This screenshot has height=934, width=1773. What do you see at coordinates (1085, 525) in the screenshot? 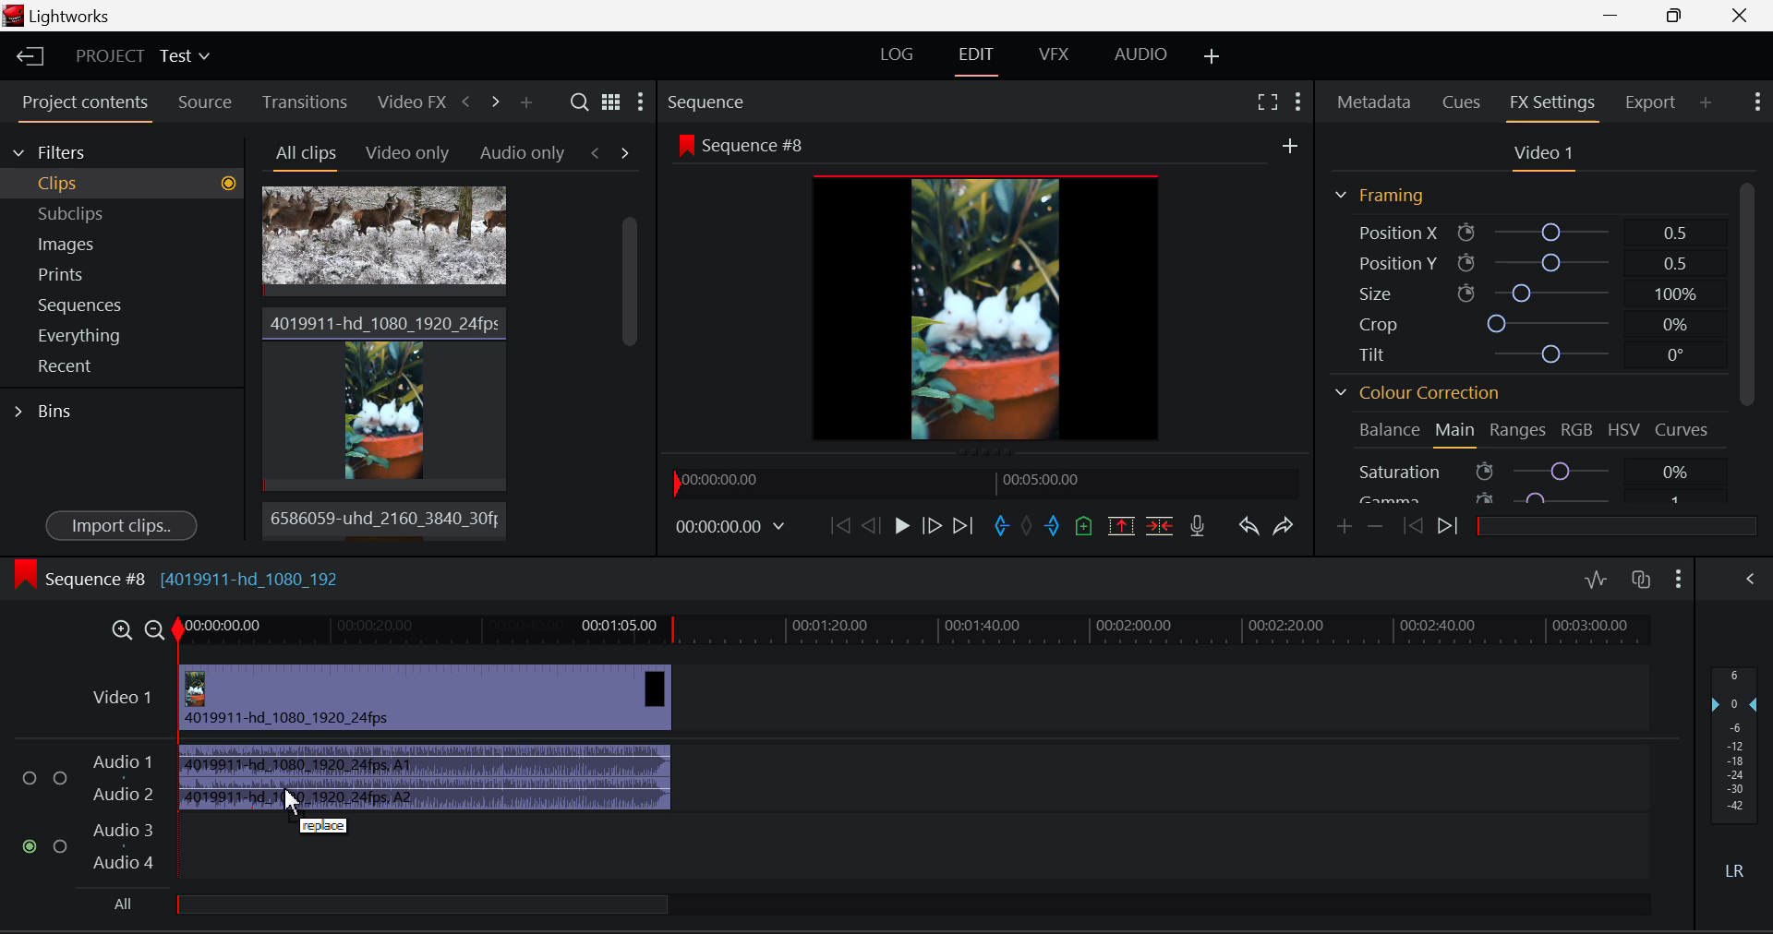
I see `Mark Cue` at bounding box center [1085, 525].